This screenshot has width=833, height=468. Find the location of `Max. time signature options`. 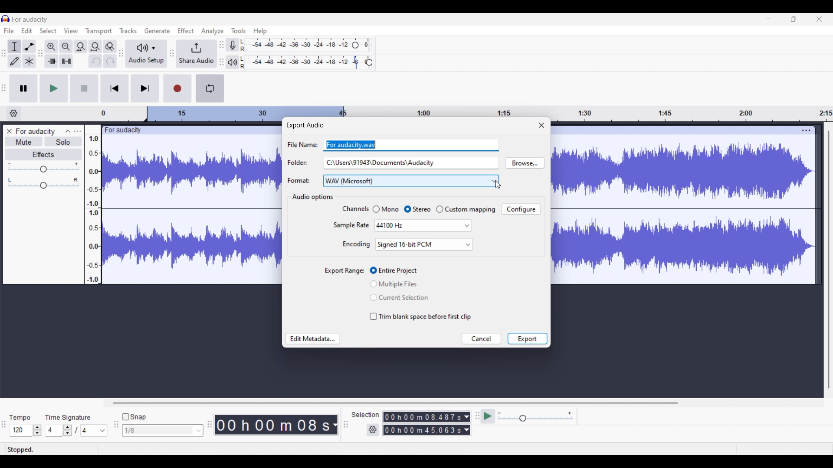

Max. time signature options is located at coordinates (95, 430).